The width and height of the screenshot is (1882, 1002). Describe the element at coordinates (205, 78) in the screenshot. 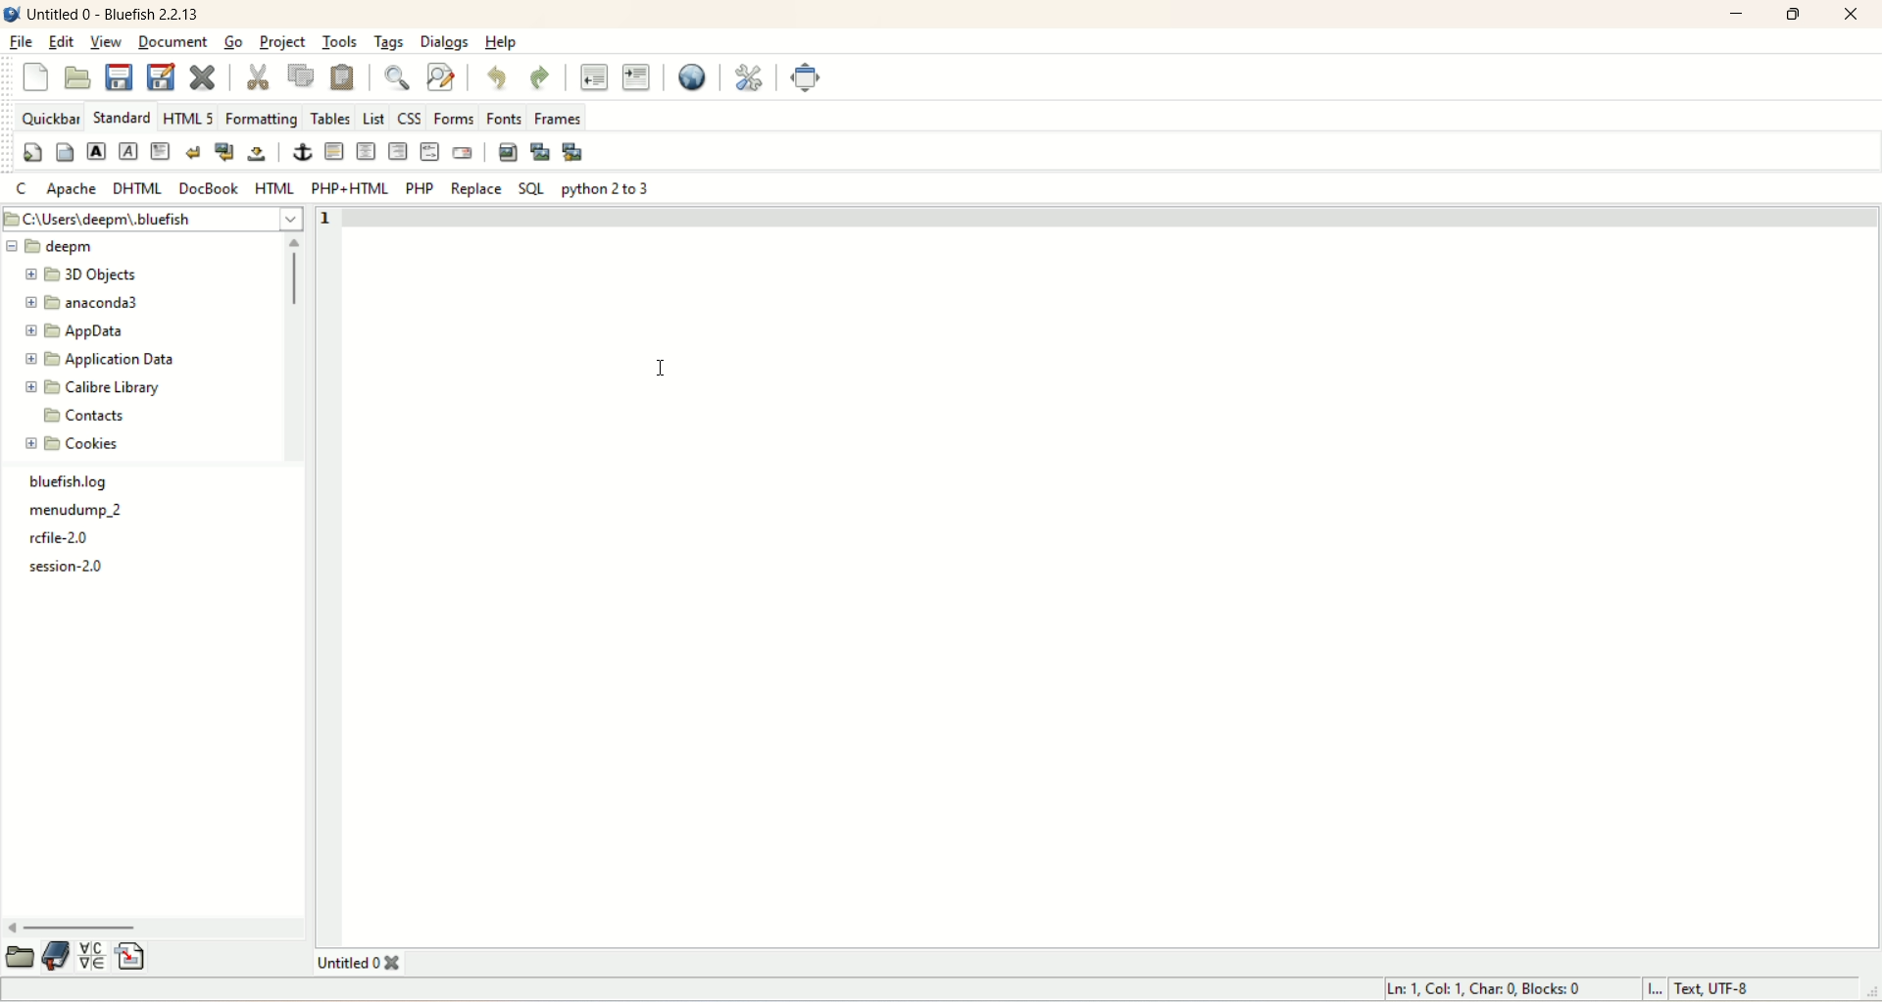

I see `close current file` at that location.